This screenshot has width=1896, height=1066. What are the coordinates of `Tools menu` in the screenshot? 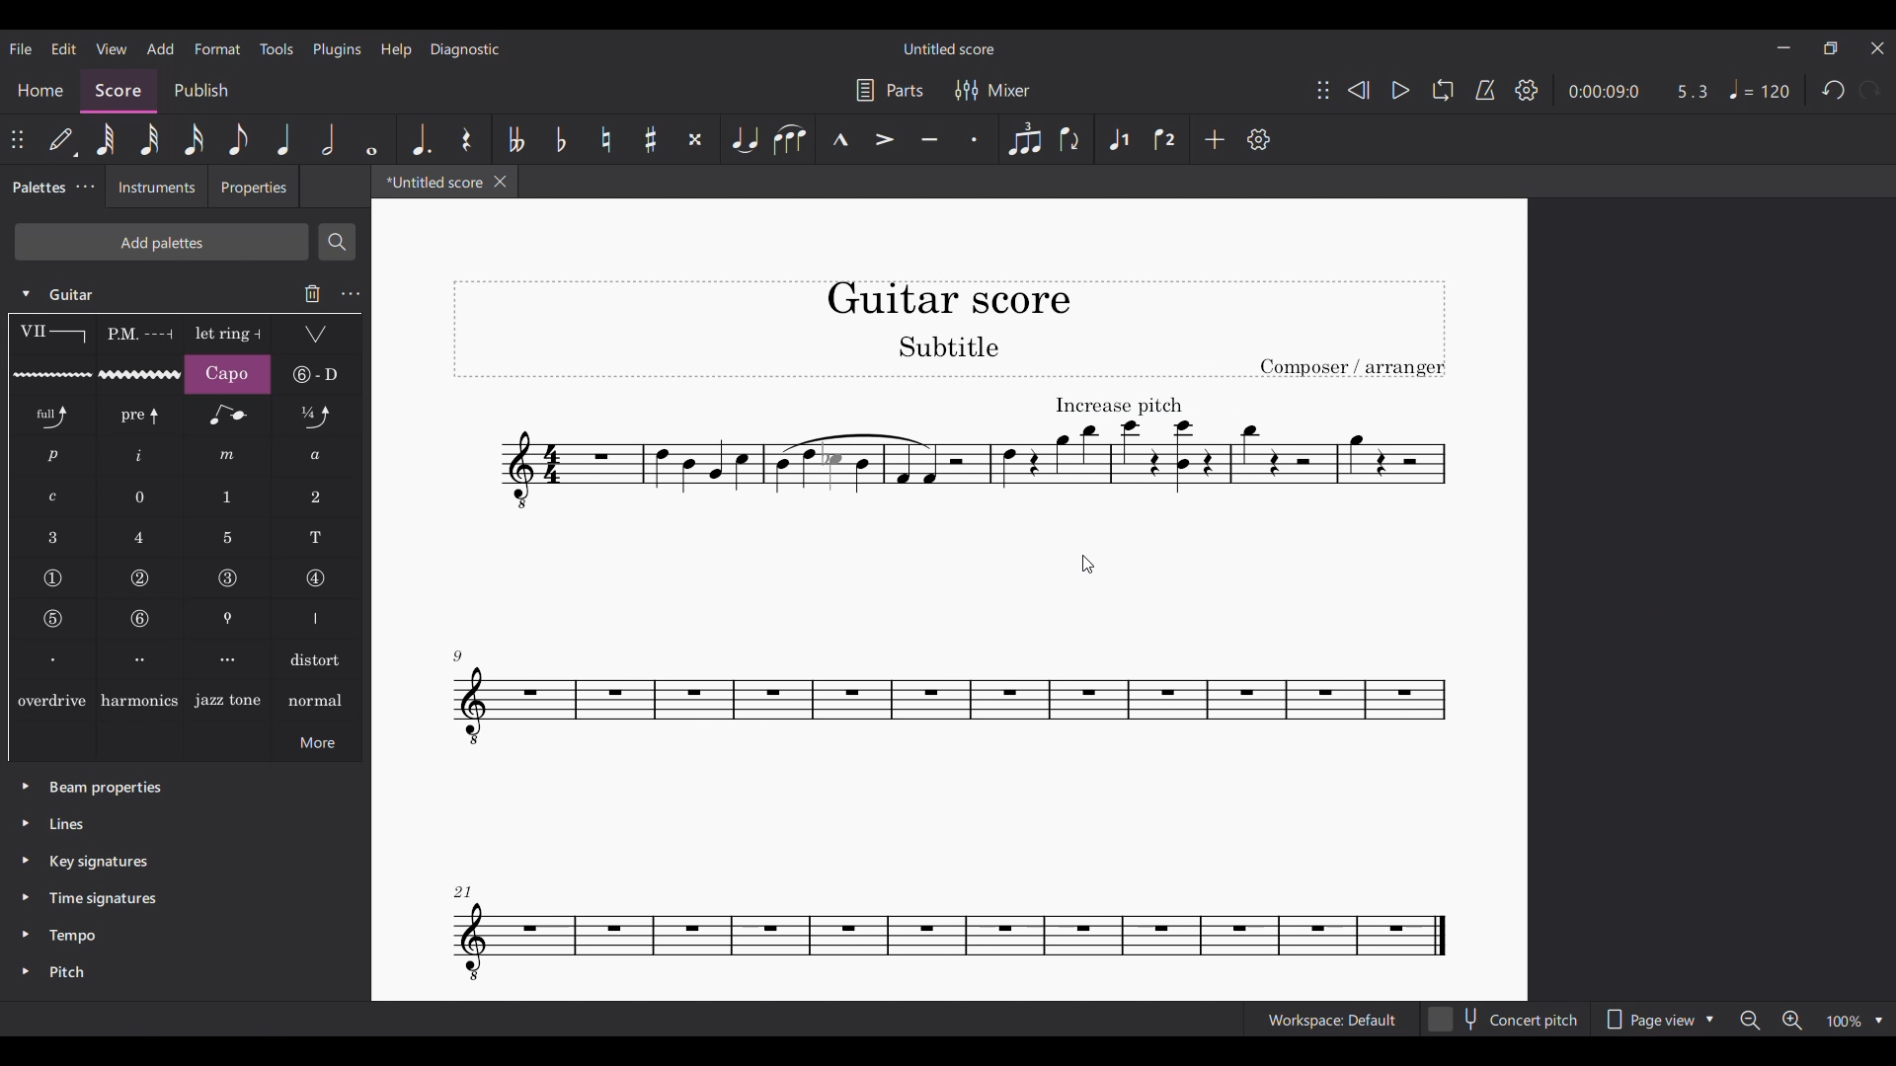 It's located at (276, 48).